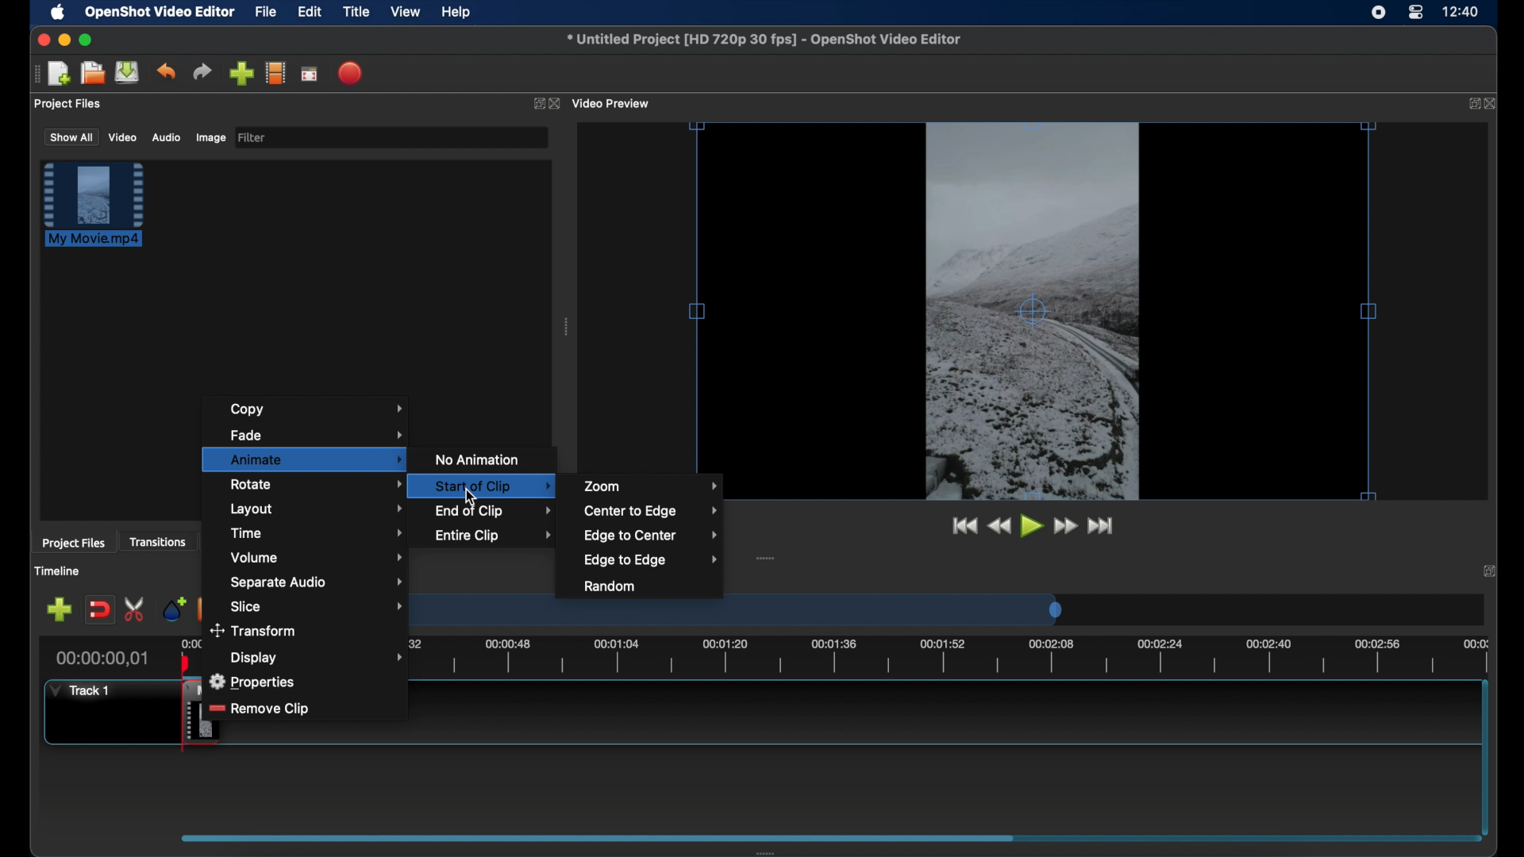 The image size is (1524, 857). I want to click on drag handle, so click(35, 74).